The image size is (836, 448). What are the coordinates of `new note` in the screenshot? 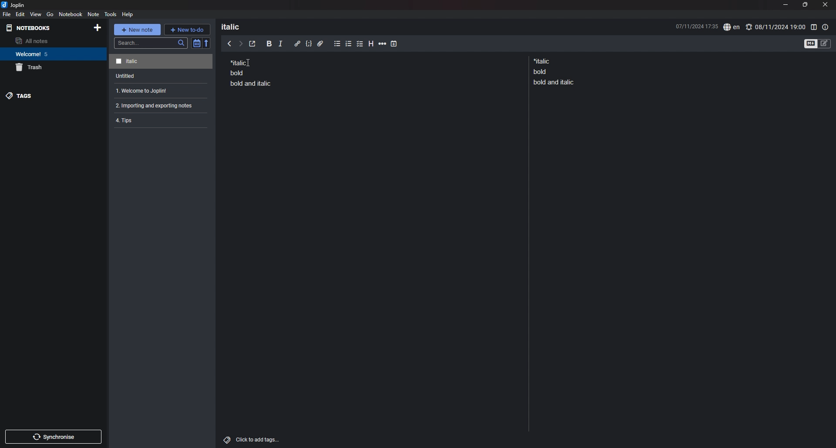 It's located at (137, 30).